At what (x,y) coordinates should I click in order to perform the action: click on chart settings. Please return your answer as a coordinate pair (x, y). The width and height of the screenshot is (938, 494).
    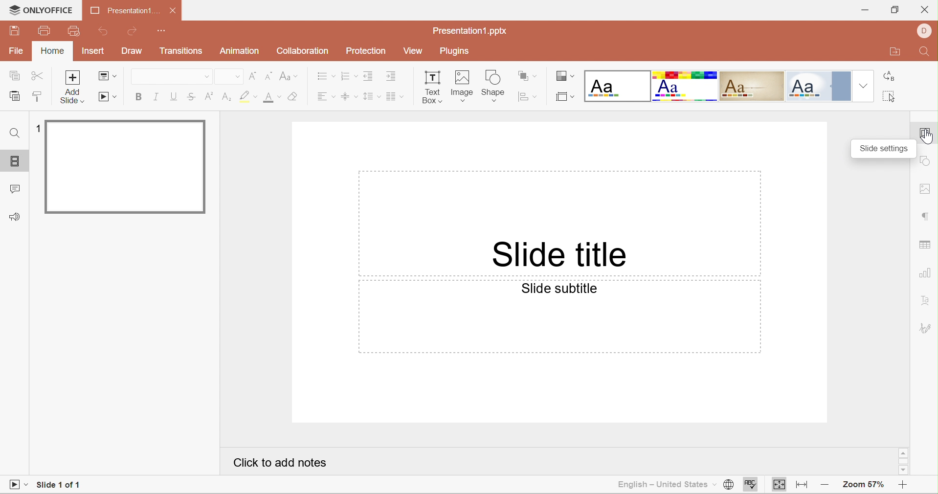
    Looking at the image, I should click on (926, 273).